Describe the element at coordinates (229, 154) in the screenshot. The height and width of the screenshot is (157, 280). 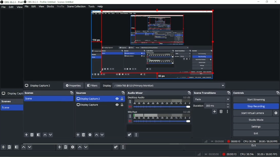
I see `Recording 00:00:10` at that location.